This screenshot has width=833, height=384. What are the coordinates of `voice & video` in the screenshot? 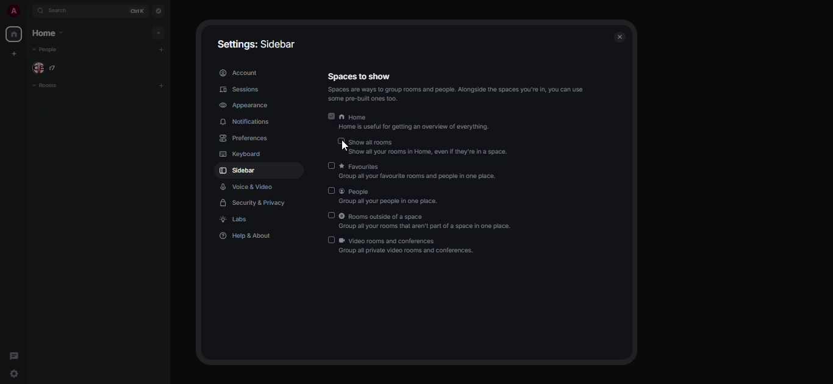 It's located at (247, 187).